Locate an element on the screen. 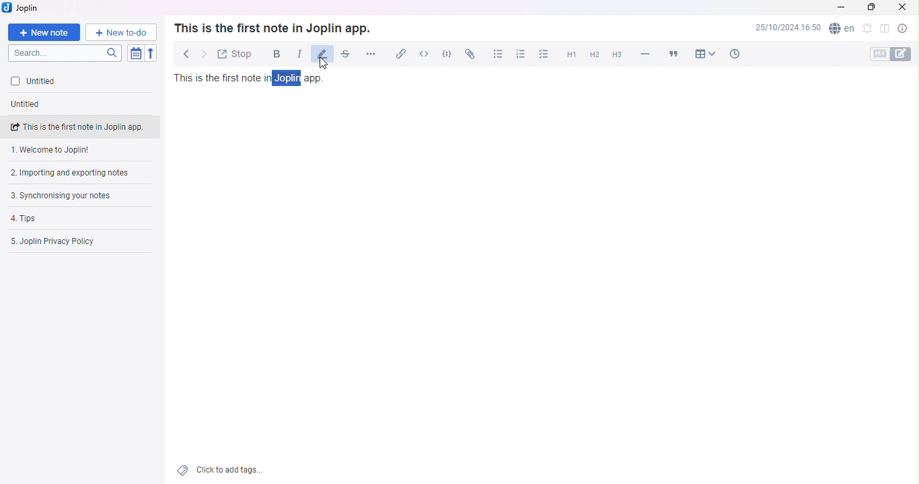 This screenshot has width=919, height=484. Highlighted text is located at coordinates (289, 78).